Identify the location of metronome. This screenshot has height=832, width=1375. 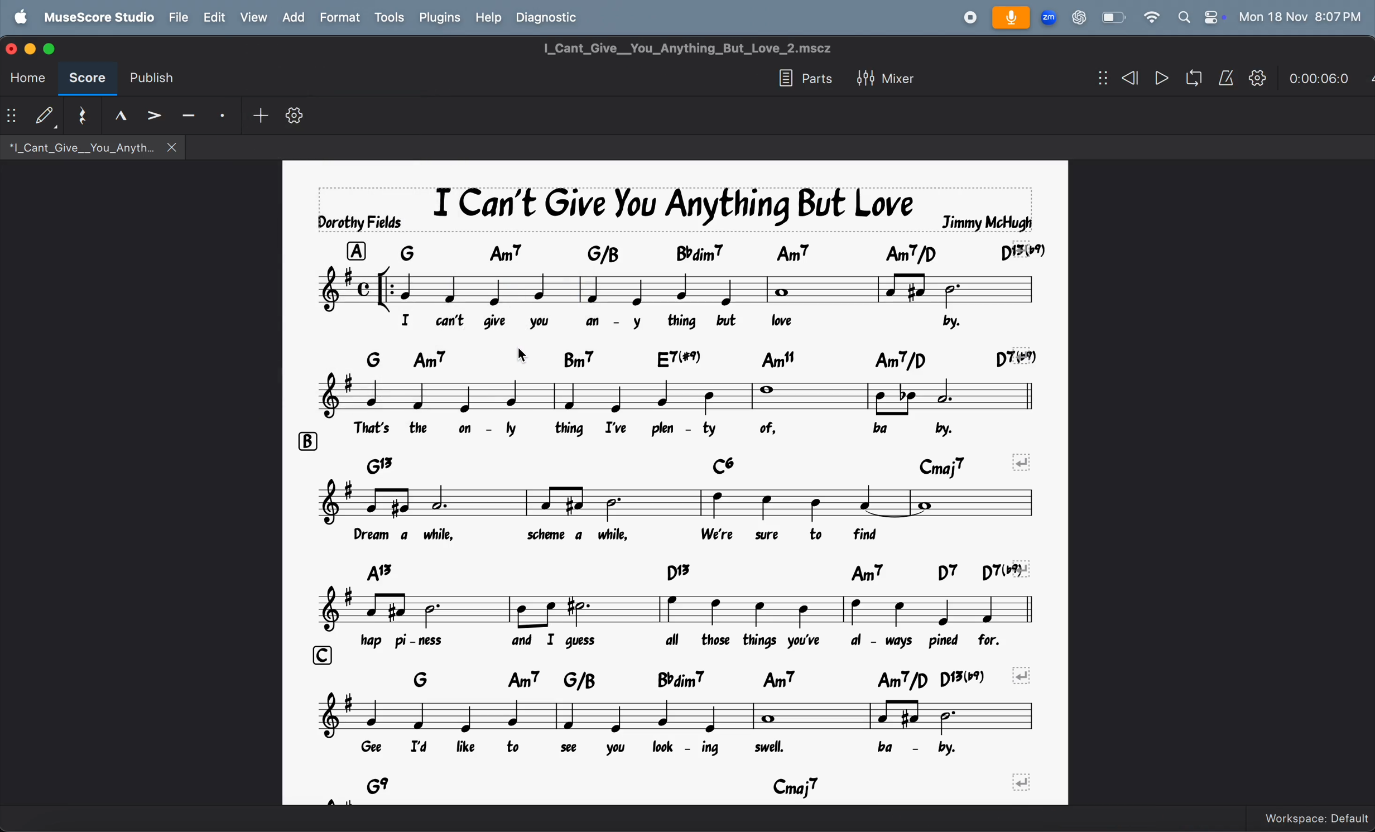
(1227, 79).